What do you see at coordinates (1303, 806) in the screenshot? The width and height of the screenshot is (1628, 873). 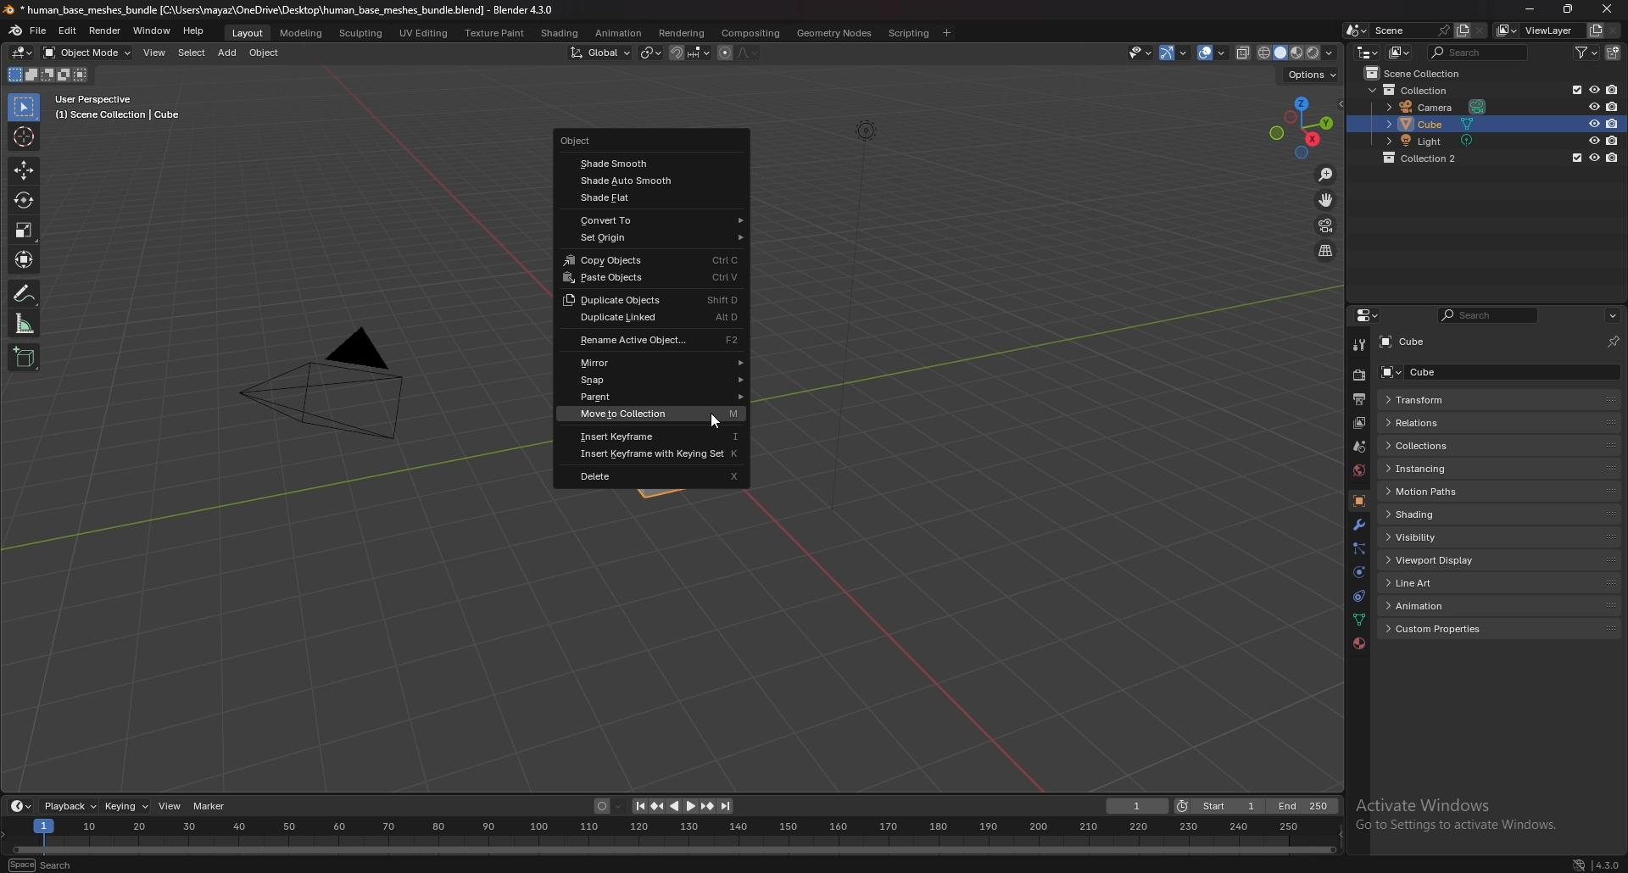 I see `end` at bounding box center [1303, 806].